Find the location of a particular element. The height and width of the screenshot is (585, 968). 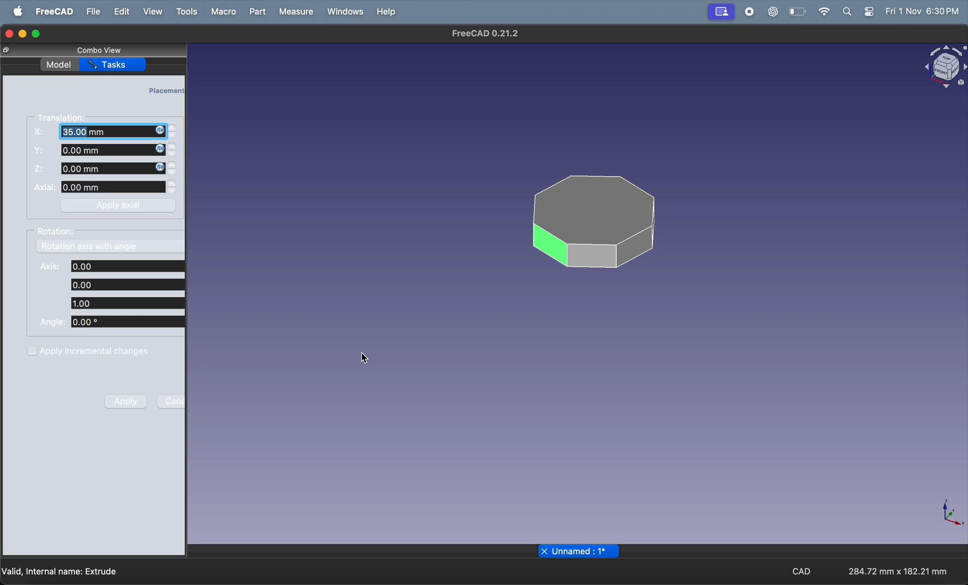

up is located at coordinates (174, 147).